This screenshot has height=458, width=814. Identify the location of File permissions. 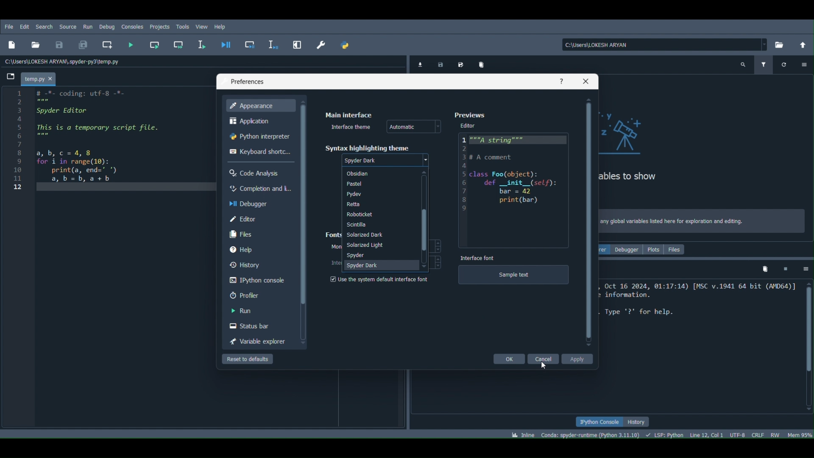
(776, 435).